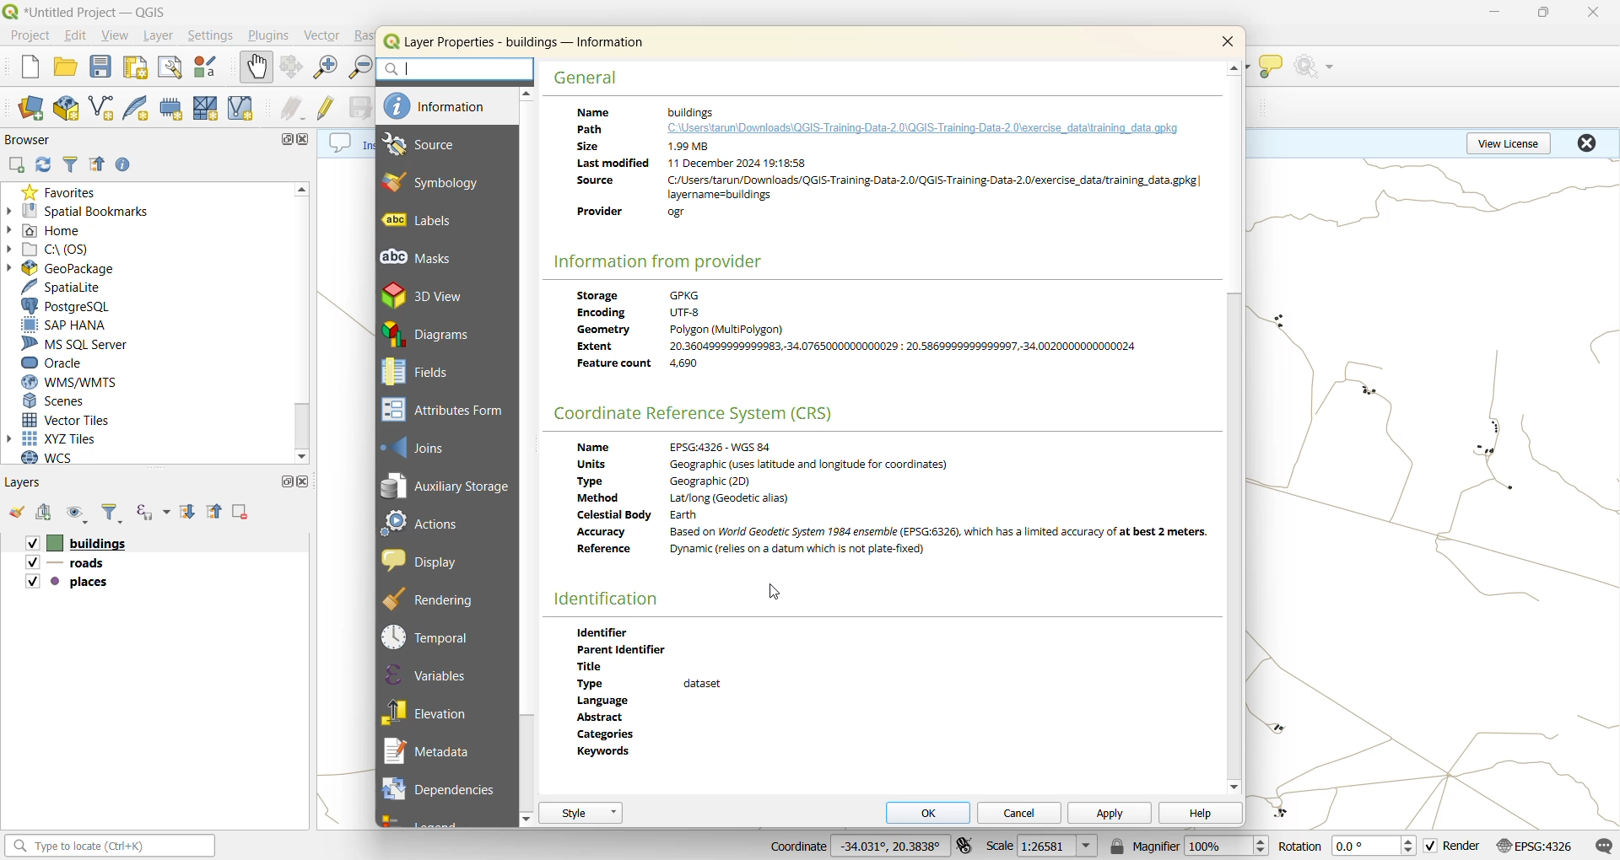 This screenshot has height=860, width=1620. What do you see at coordinates (963, 846) in the screenshot?
I see `toggle extents` at bounding box center [963, 846].